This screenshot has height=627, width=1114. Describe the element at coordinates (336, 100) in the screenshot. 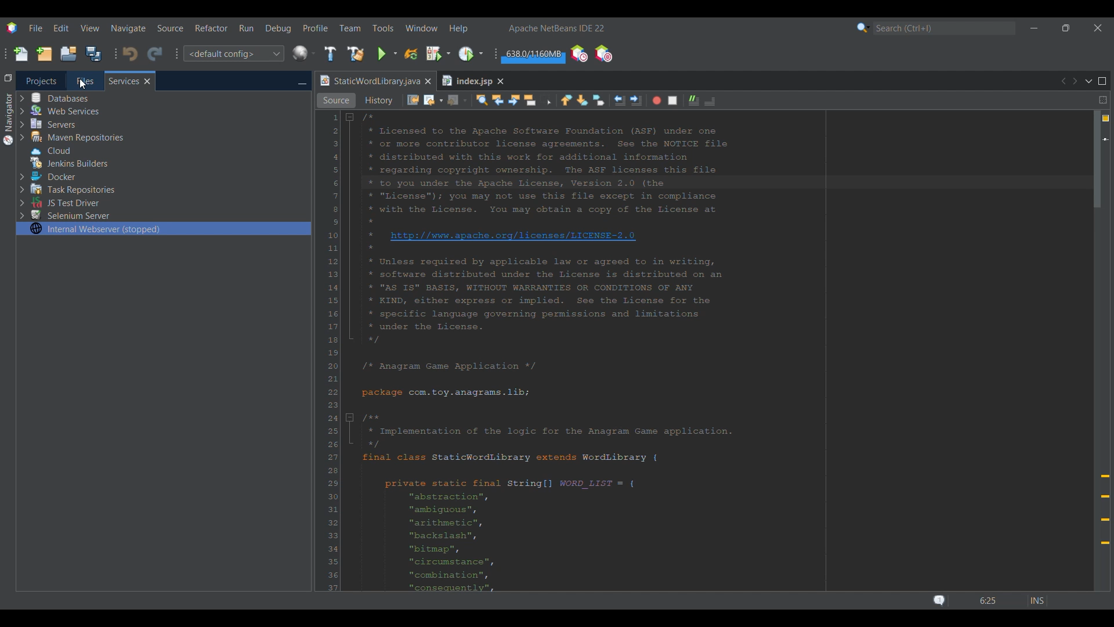

I see `Source view` at that location.